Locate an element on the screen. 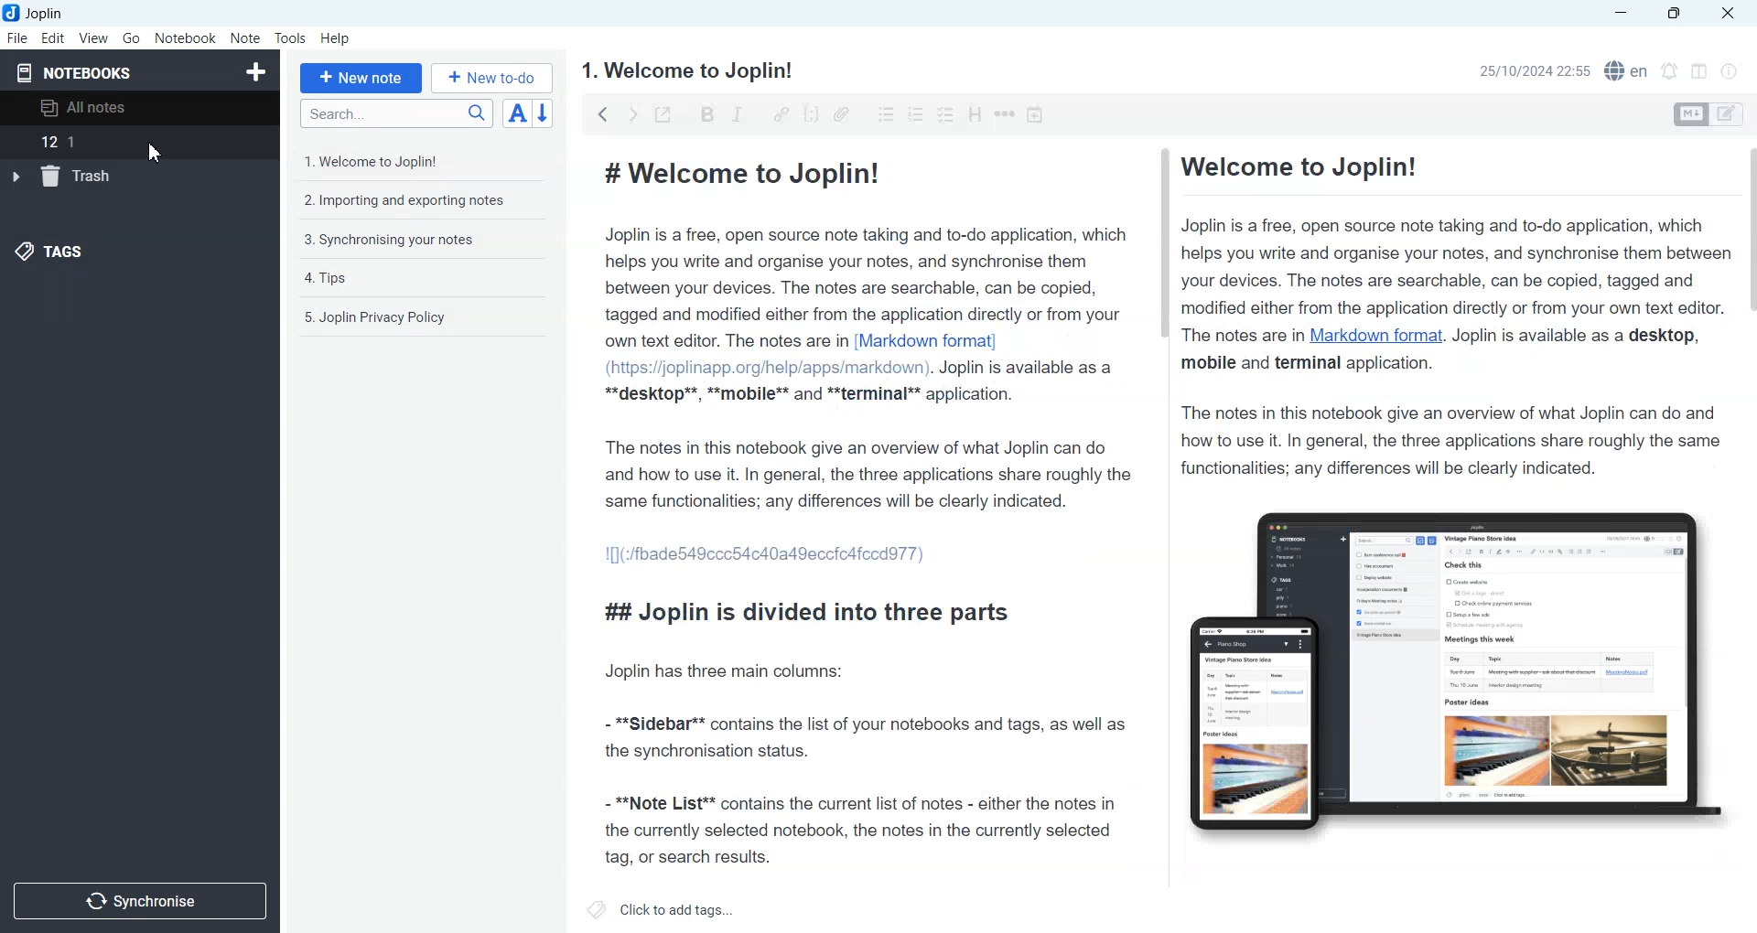  Toggle editors is located at coordinates (1690, 116).